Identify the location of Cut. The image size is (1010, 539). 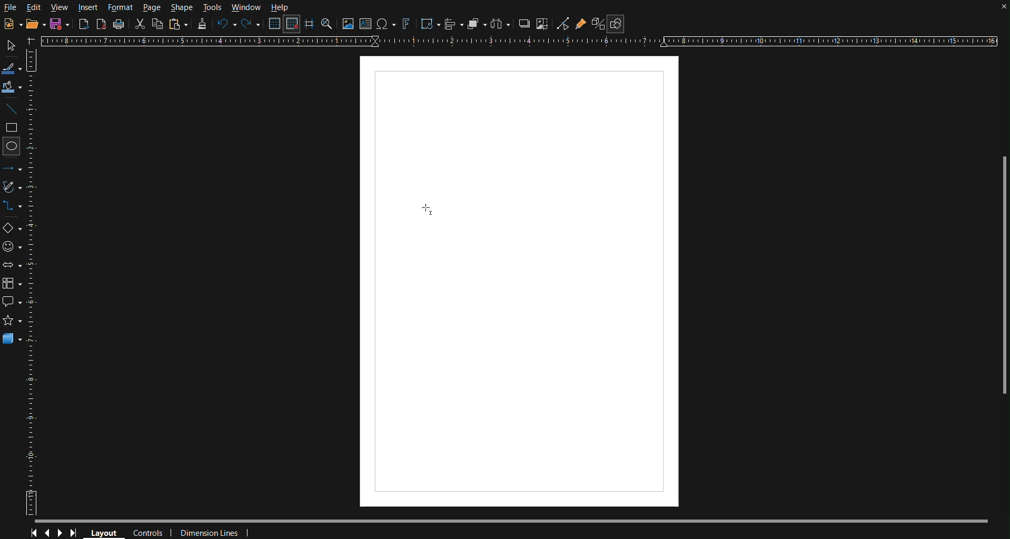
(141, 25).